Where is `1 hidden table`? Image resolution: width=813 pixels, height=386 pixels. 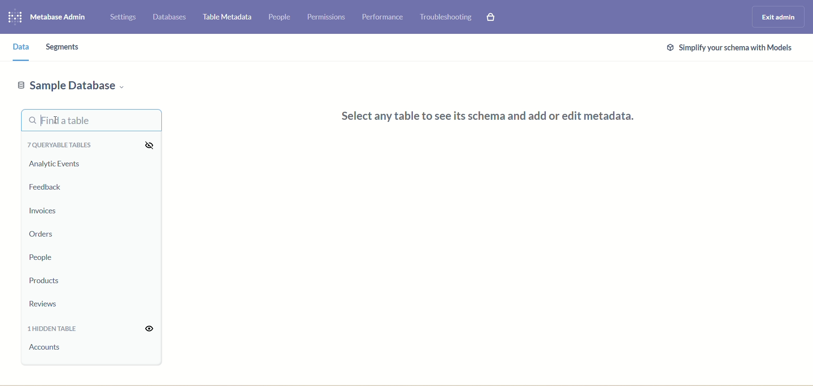 1 hidden table is located at coordinates (57, 329).